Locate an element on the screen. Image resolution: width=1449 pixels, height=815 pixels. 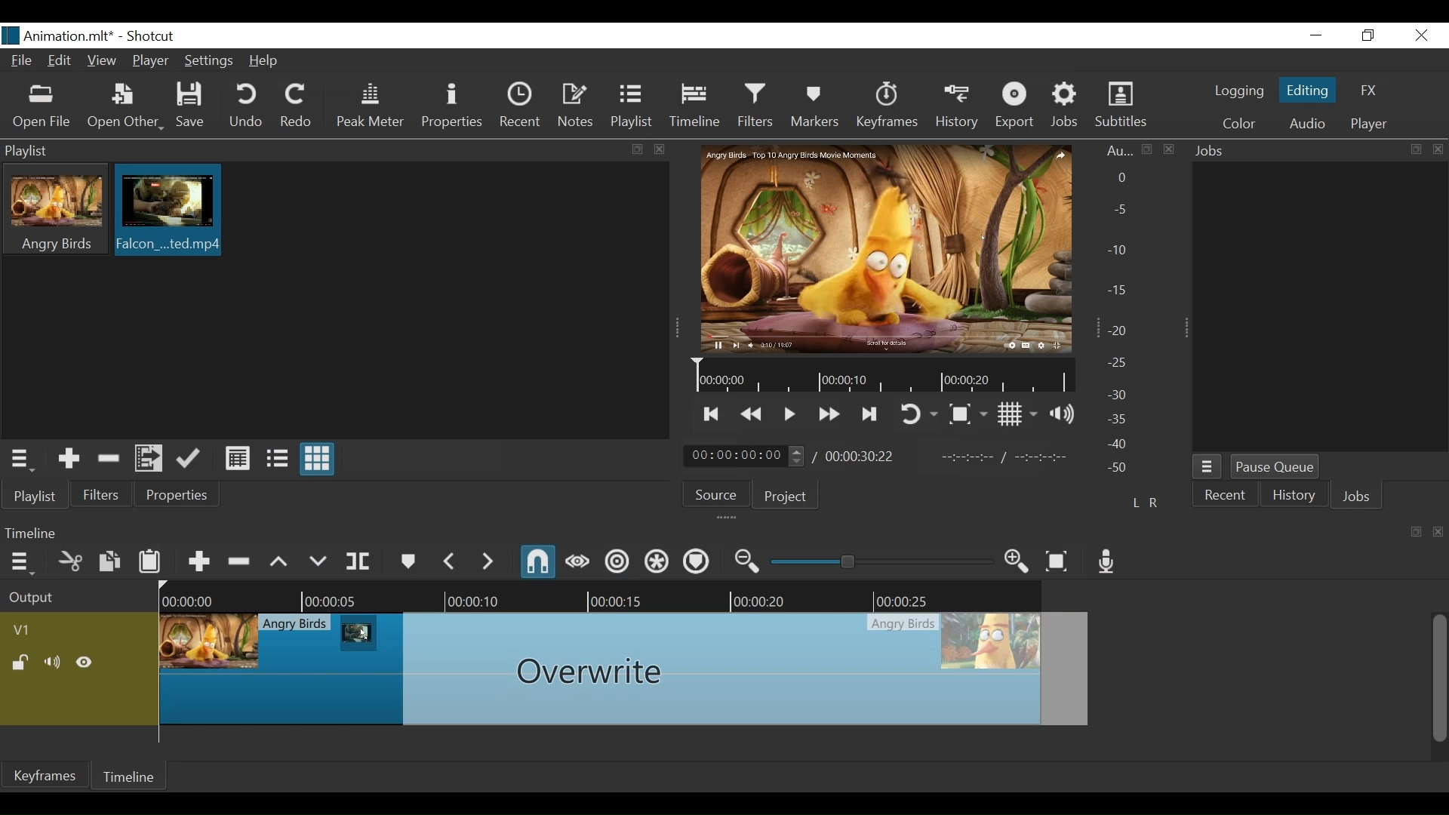
Source is located at coordinates (716, 494).